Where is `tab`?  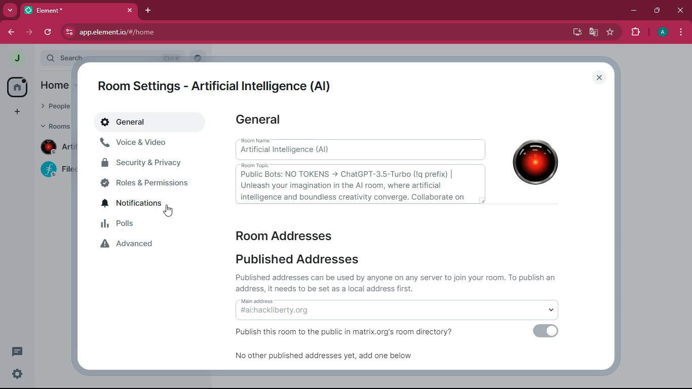 tab is located at coordinates (82, 12).